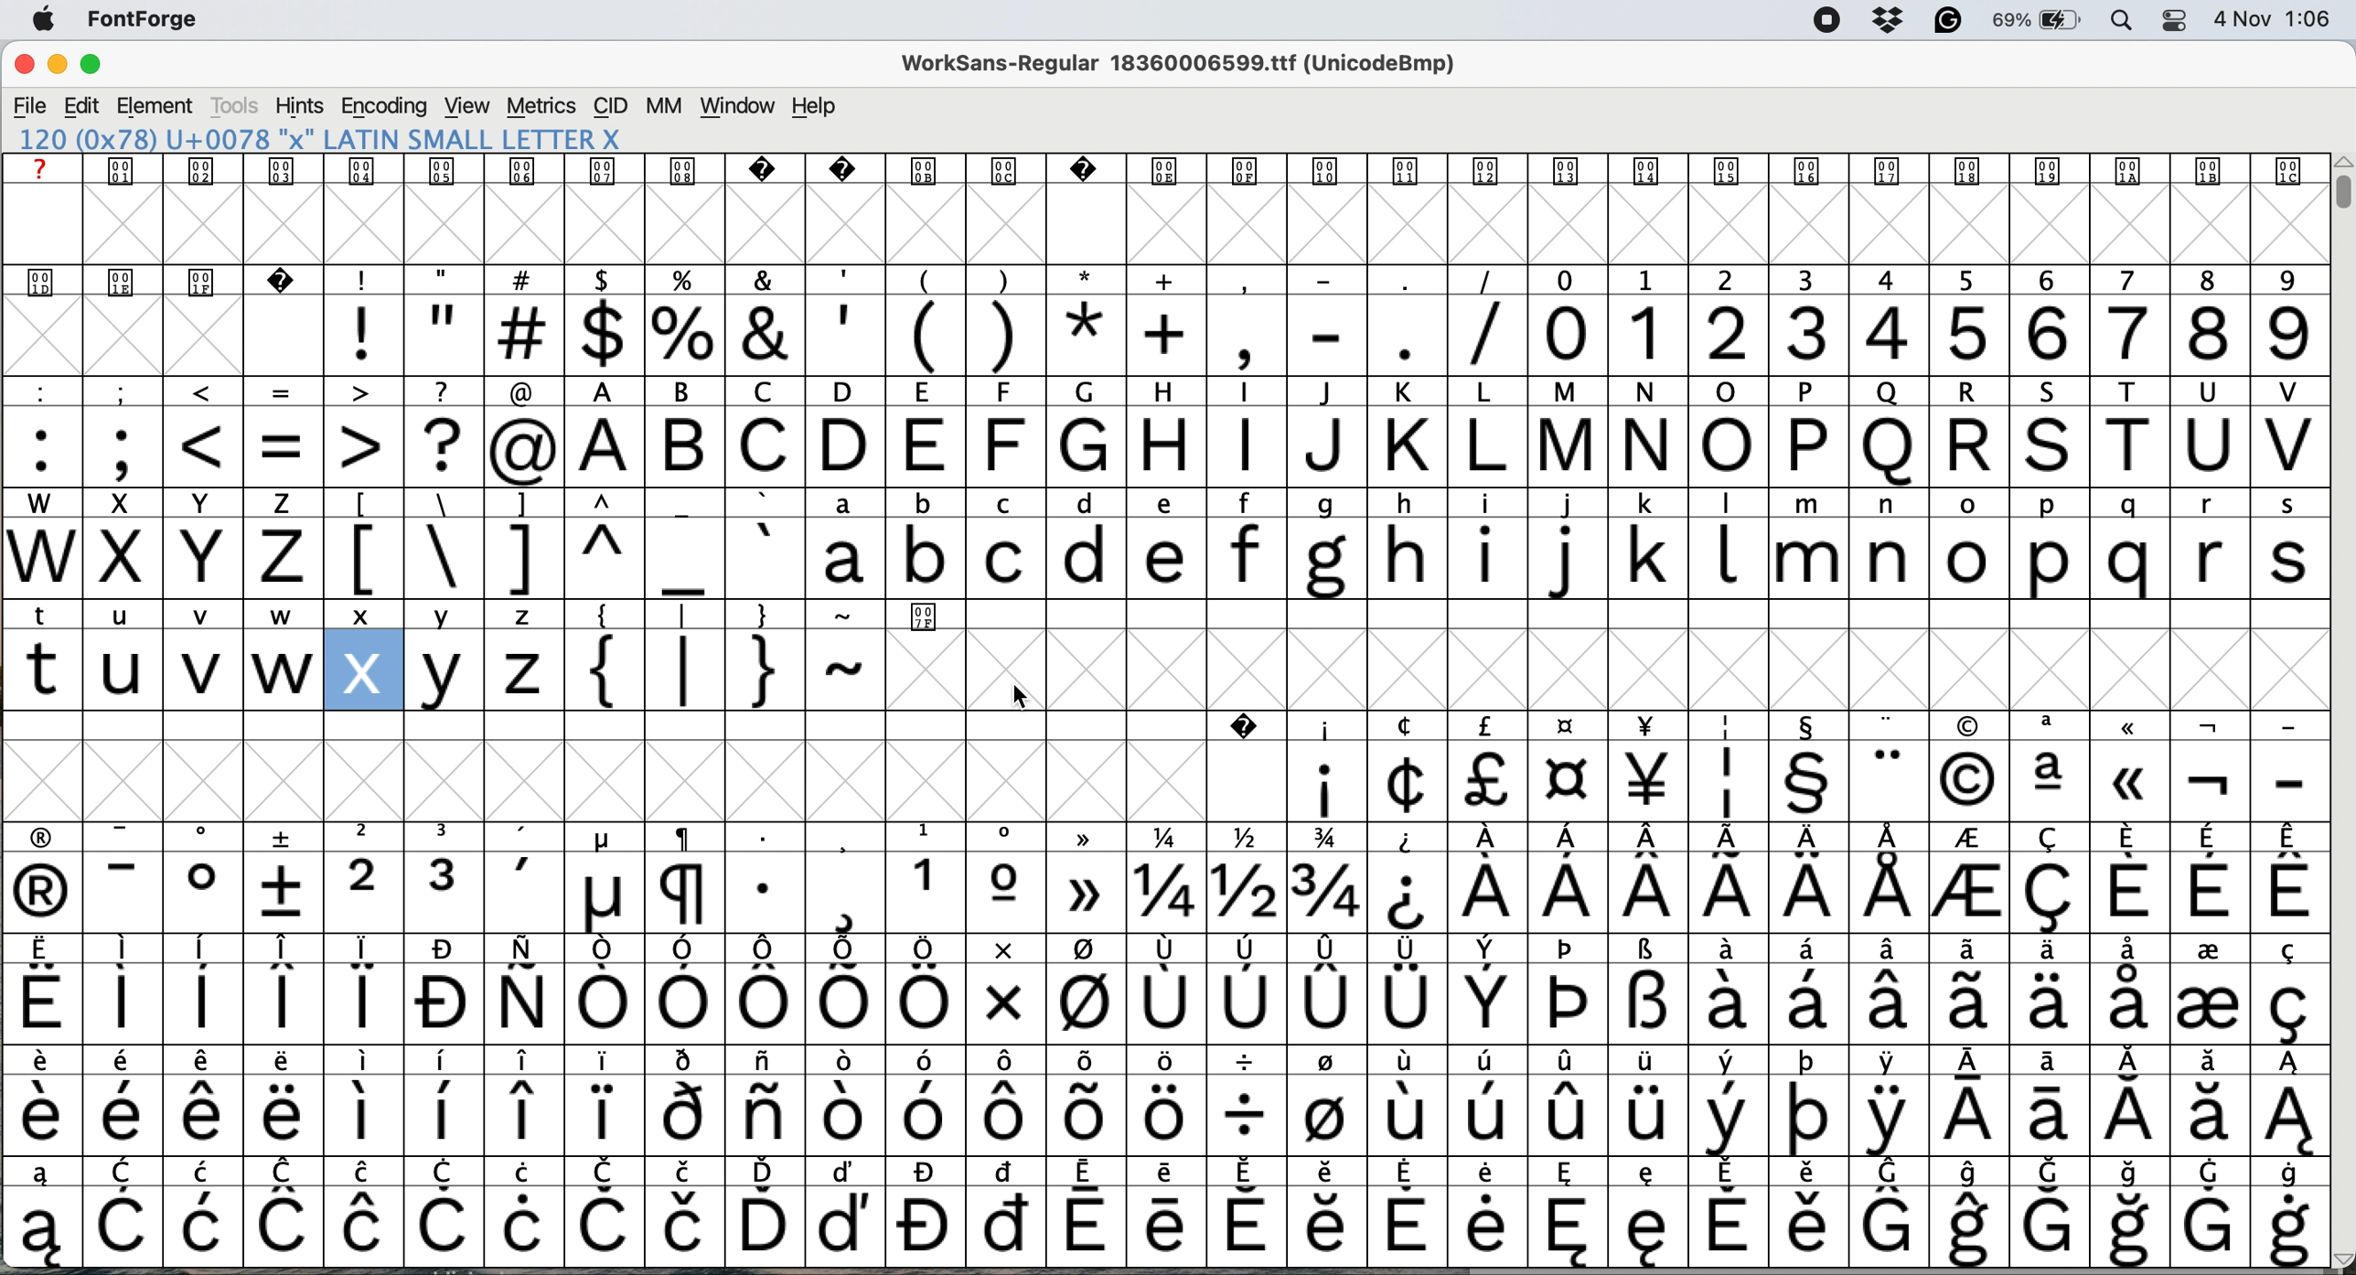 This screenshot has width=2356, height=1275. What do you see at coordinates (1161, 837) in the screenshot?
I see `special characters` at bounding box center [1161, 837].